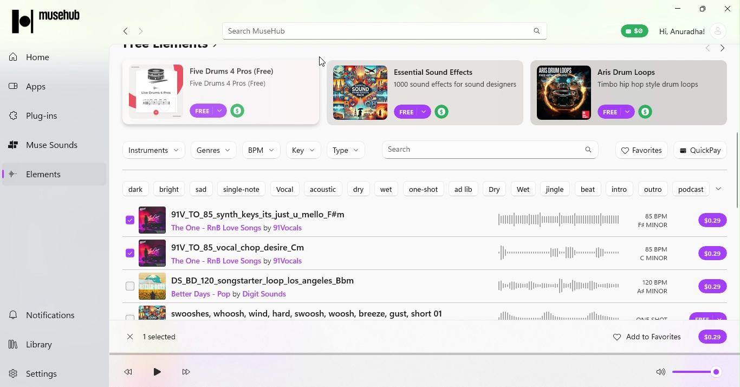 This screenshot has width=740, height=387. What do you see at coordinates (634, 31) in the screenshot?
I see `Muse Wallet` at bounding box center [634, 31].